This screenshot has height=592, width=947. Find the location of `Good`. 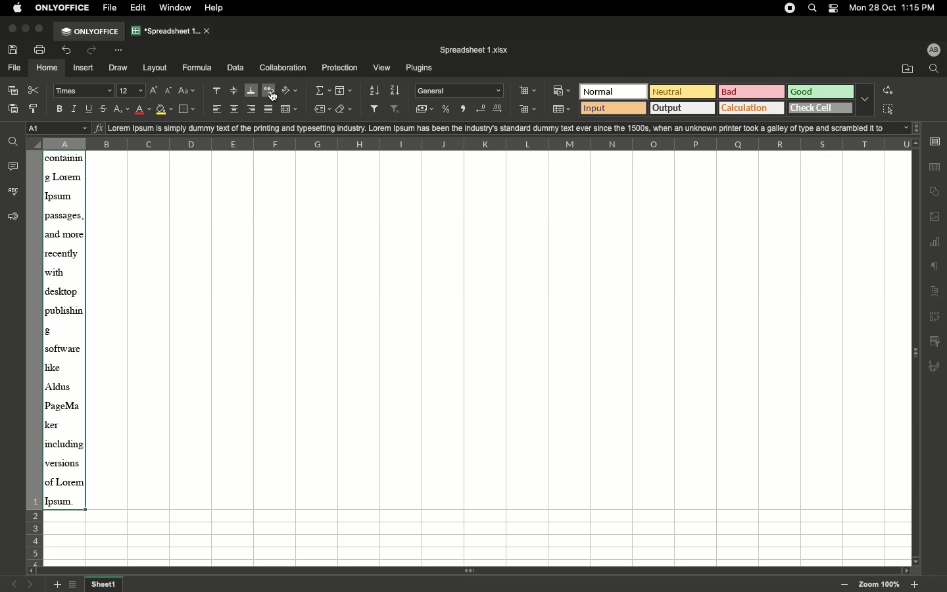

Good is located at coordinates (822, 92).